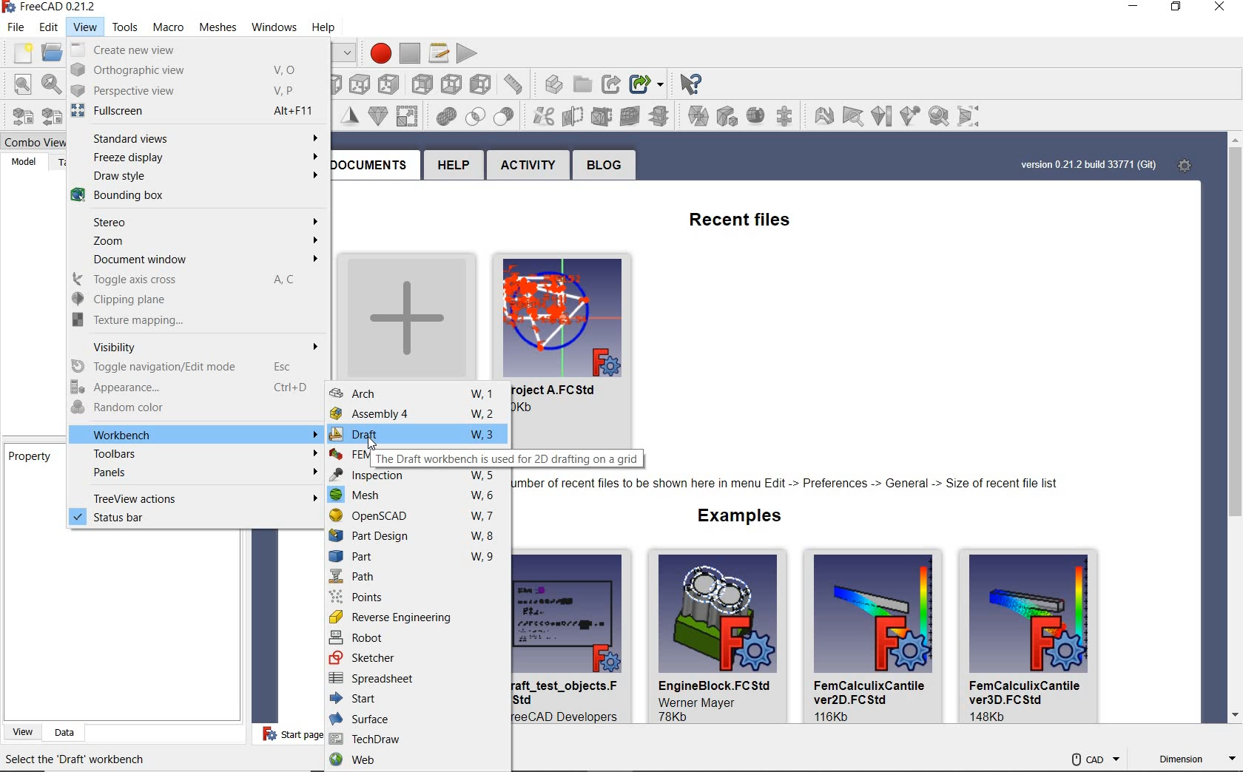 Image resolution: width=1243 pixels, height=772 pixels. Describe the element at coordinates (581, 347) in the screenshot. I see `recent project` at that location.